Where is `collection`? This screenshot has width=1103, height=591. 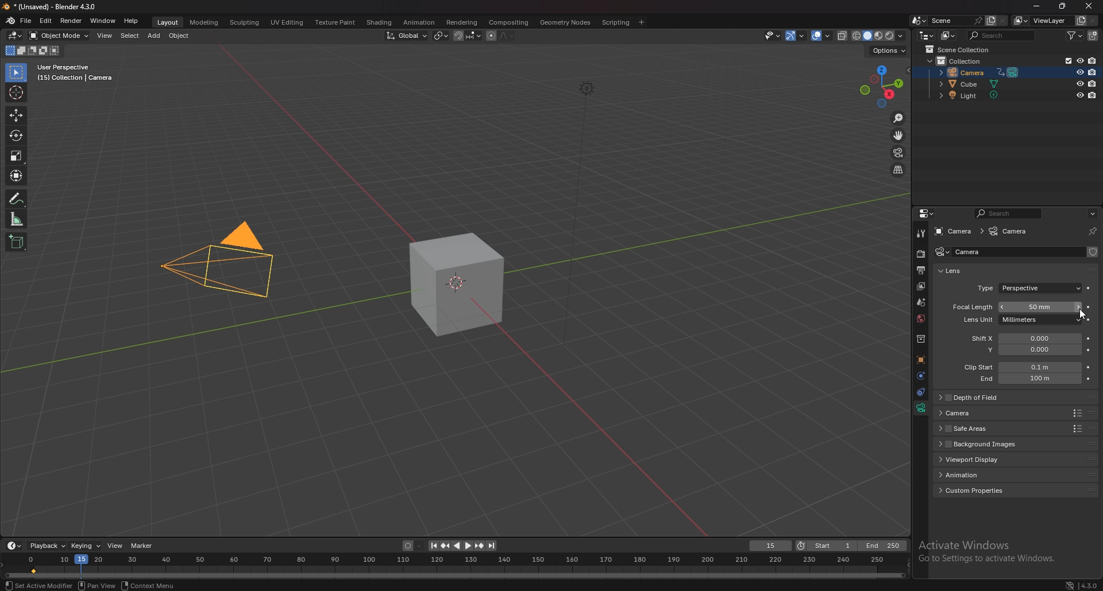 collection is located at coordinates (959, 60).